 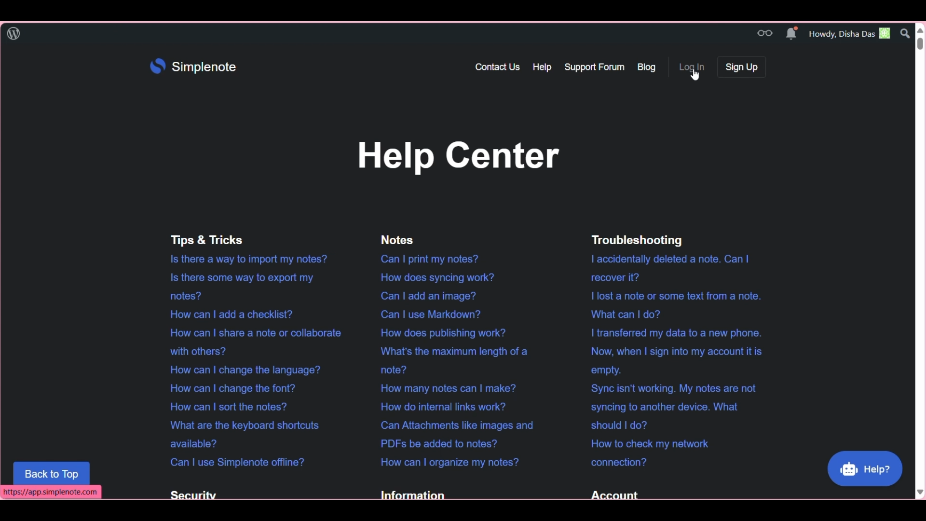 I want to click on ? How can | organize my notes?, so click(x=448, y=462).